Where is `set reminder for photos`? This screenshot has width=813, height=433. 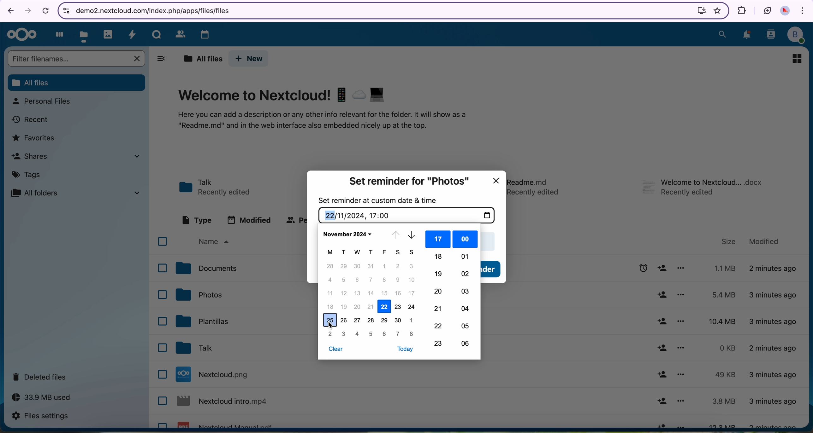 set reminder for photos is located at coordinates (409, 181).